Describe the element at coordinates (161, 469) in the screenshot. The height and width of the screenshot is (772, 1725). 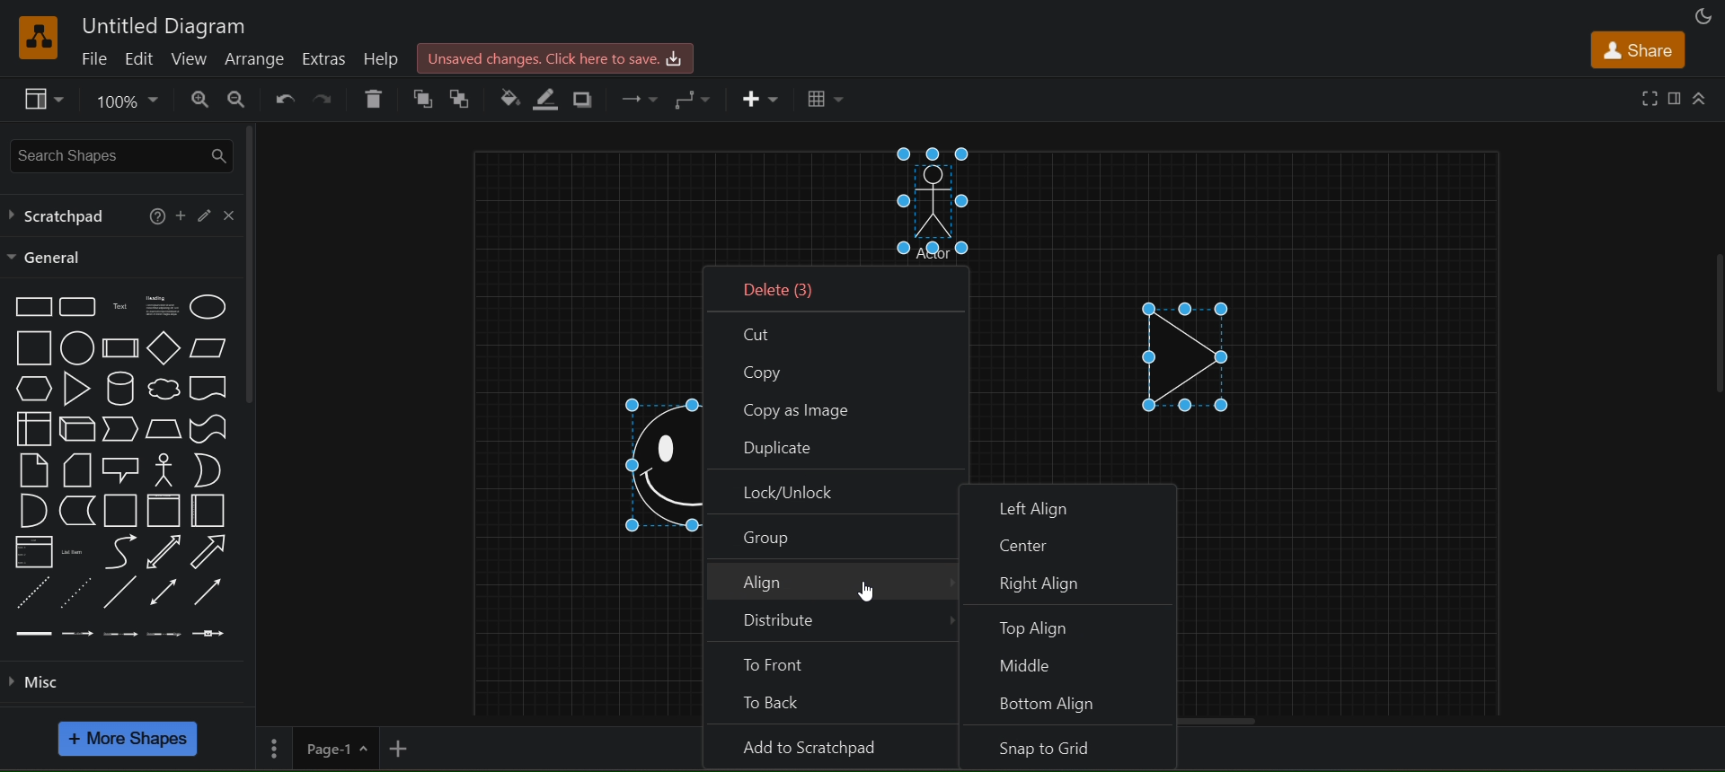
I see `actor` at that location.